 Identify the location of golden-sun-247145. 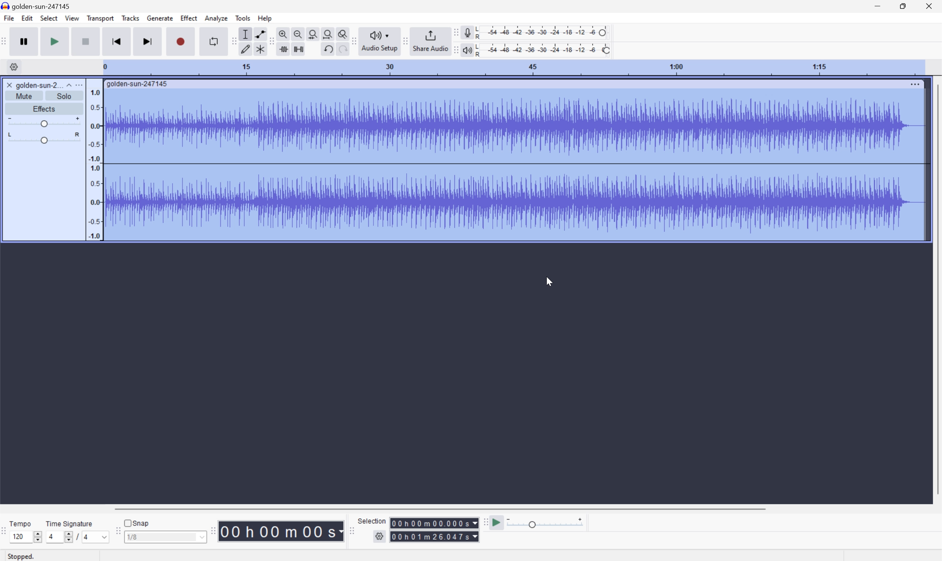
(38, 6).